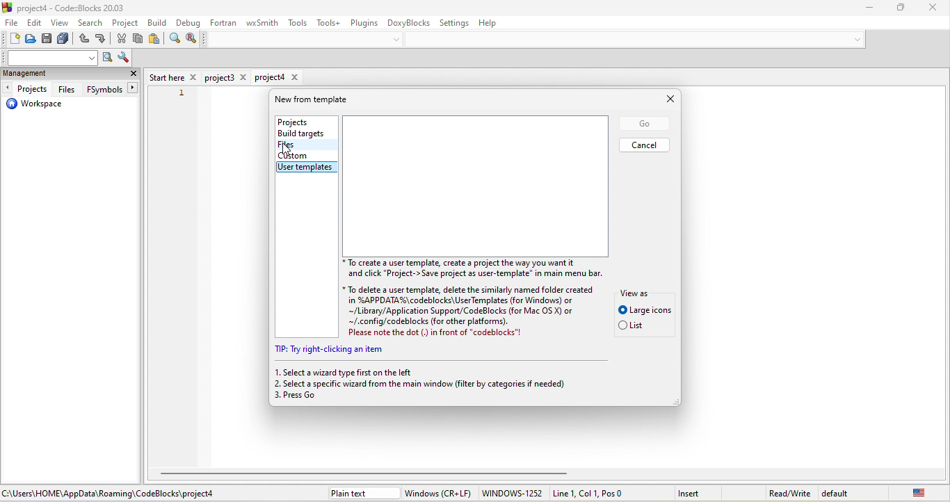  I want to click on replace, so click(191, 39).